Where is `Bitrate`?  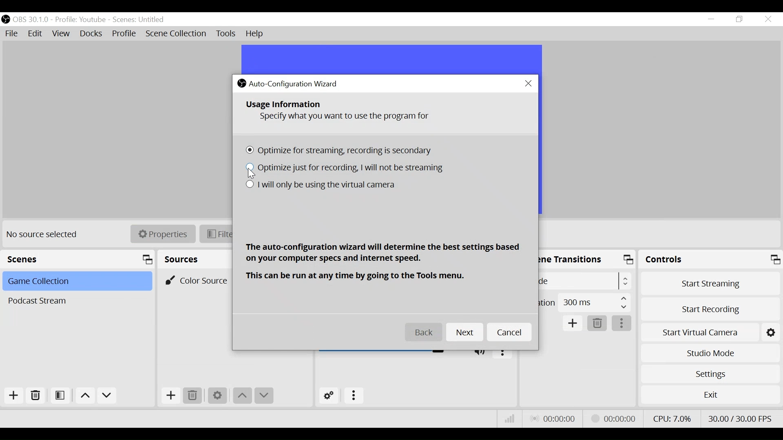 Bitrate is located at coordinates (510, 419).